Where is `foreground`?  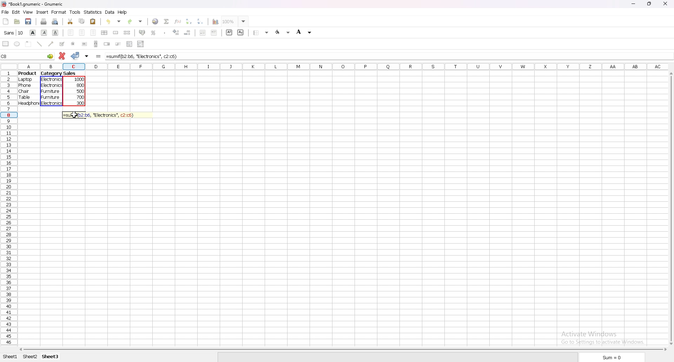
foreground is located at coordinates (284, 32).